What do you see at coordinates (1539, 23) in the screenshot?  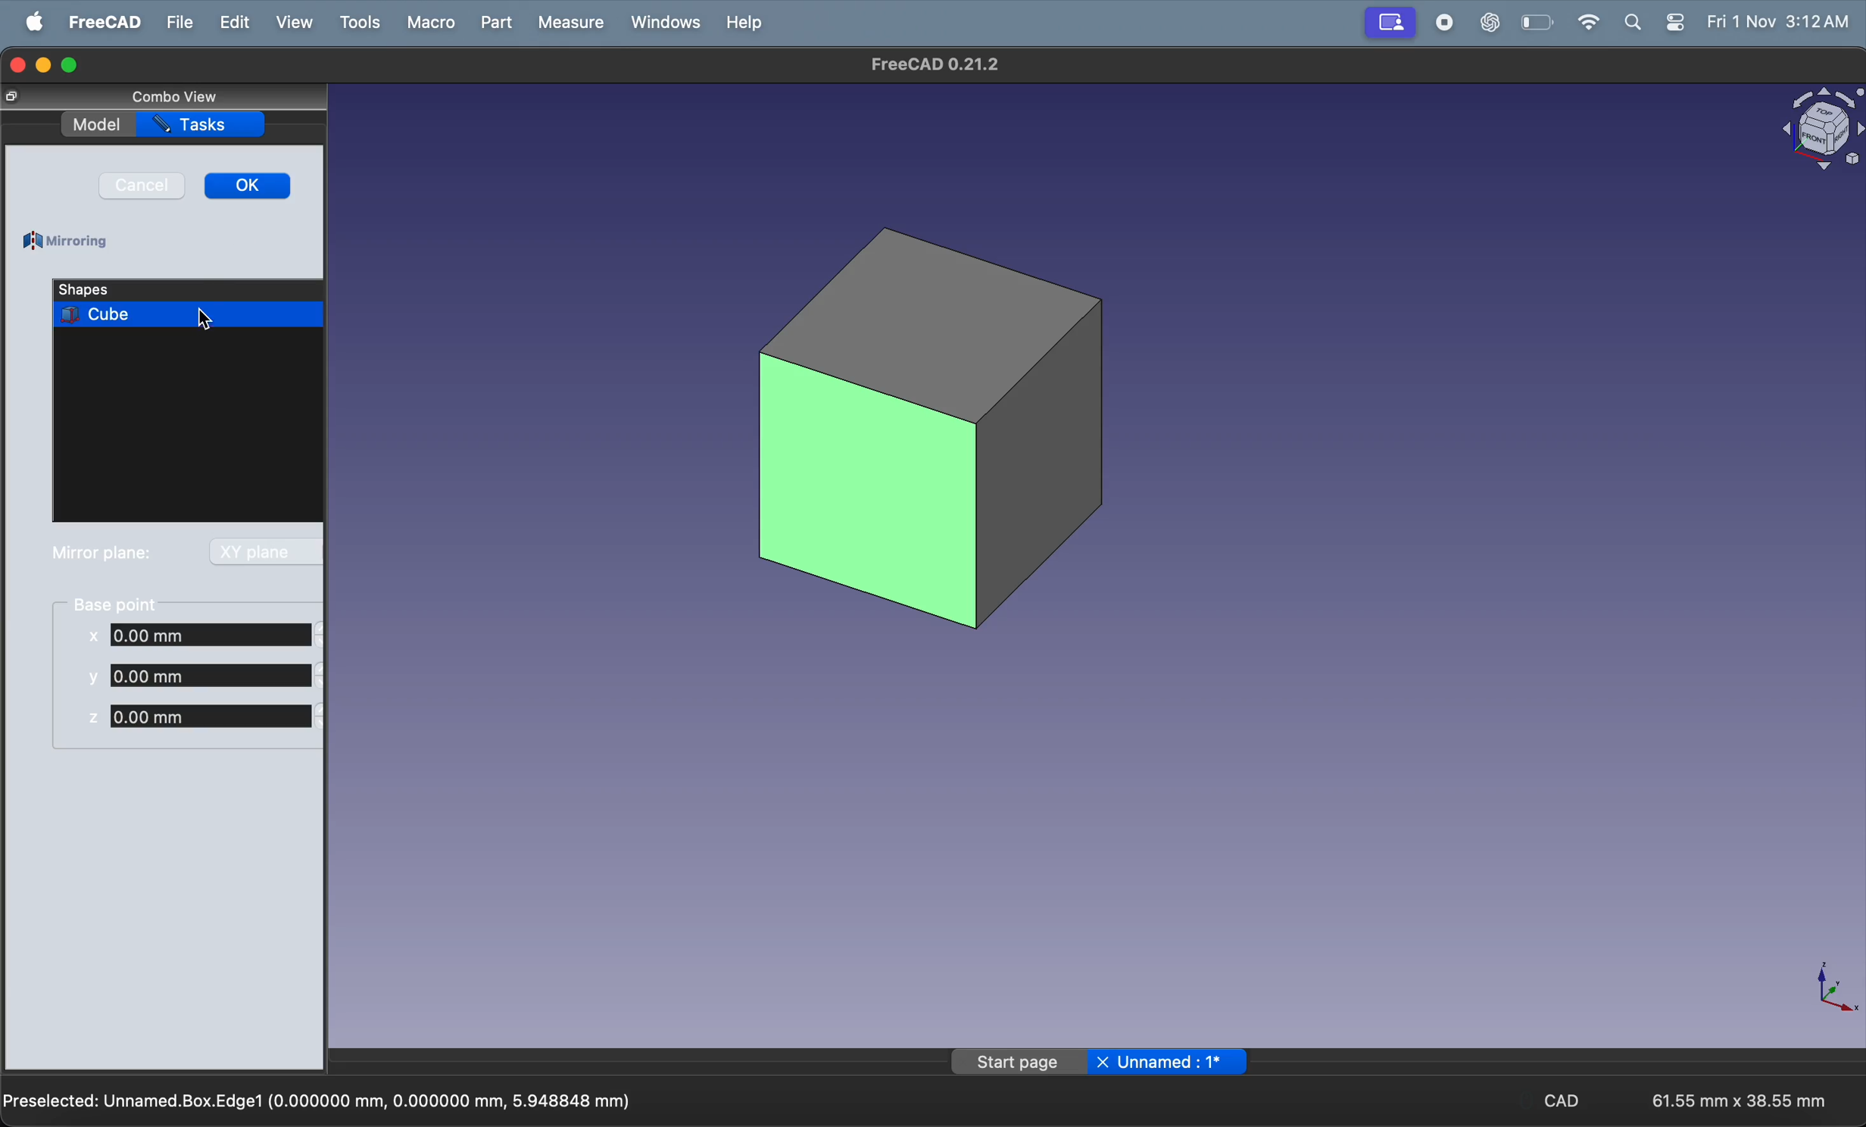 I see `battery` at bounding box center [1539, 23].